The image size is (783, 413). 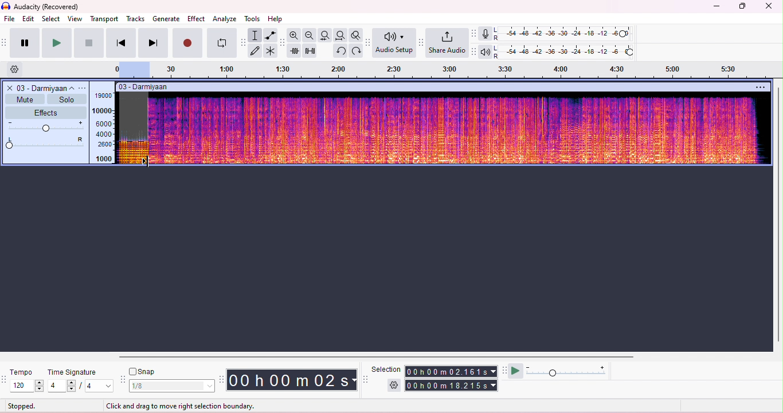 I want to click on tempo tools, so click(x=5, y=380).